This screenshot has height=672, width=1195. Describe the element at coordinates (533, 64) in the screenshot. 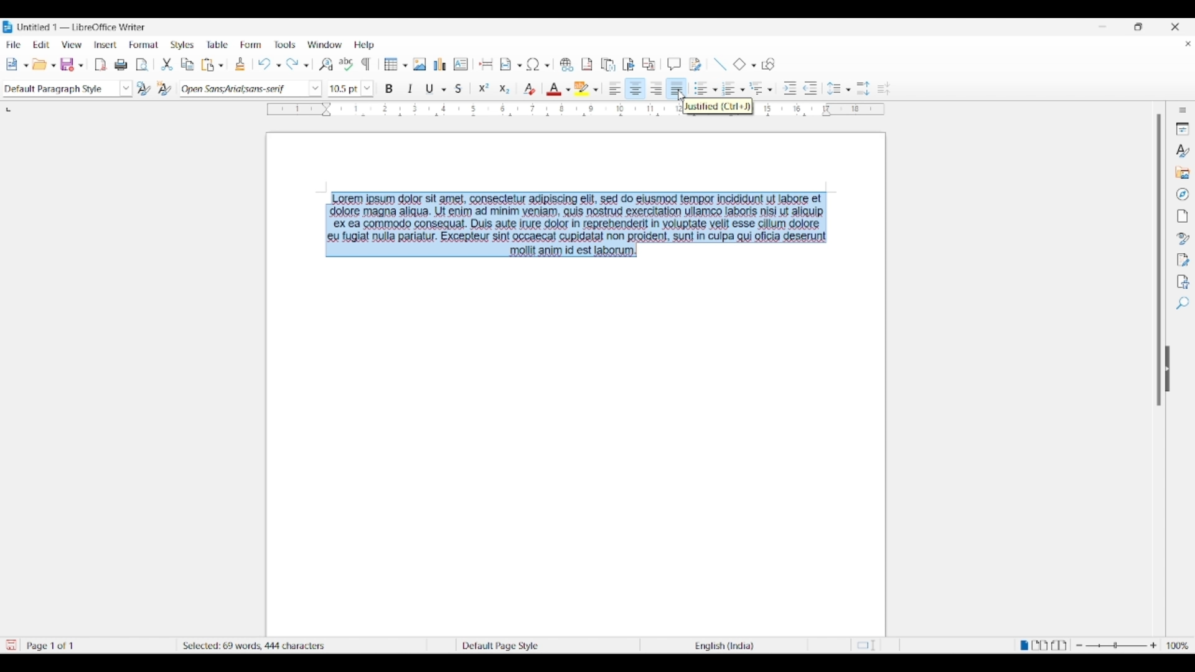

I see `Selected special character` at that location.